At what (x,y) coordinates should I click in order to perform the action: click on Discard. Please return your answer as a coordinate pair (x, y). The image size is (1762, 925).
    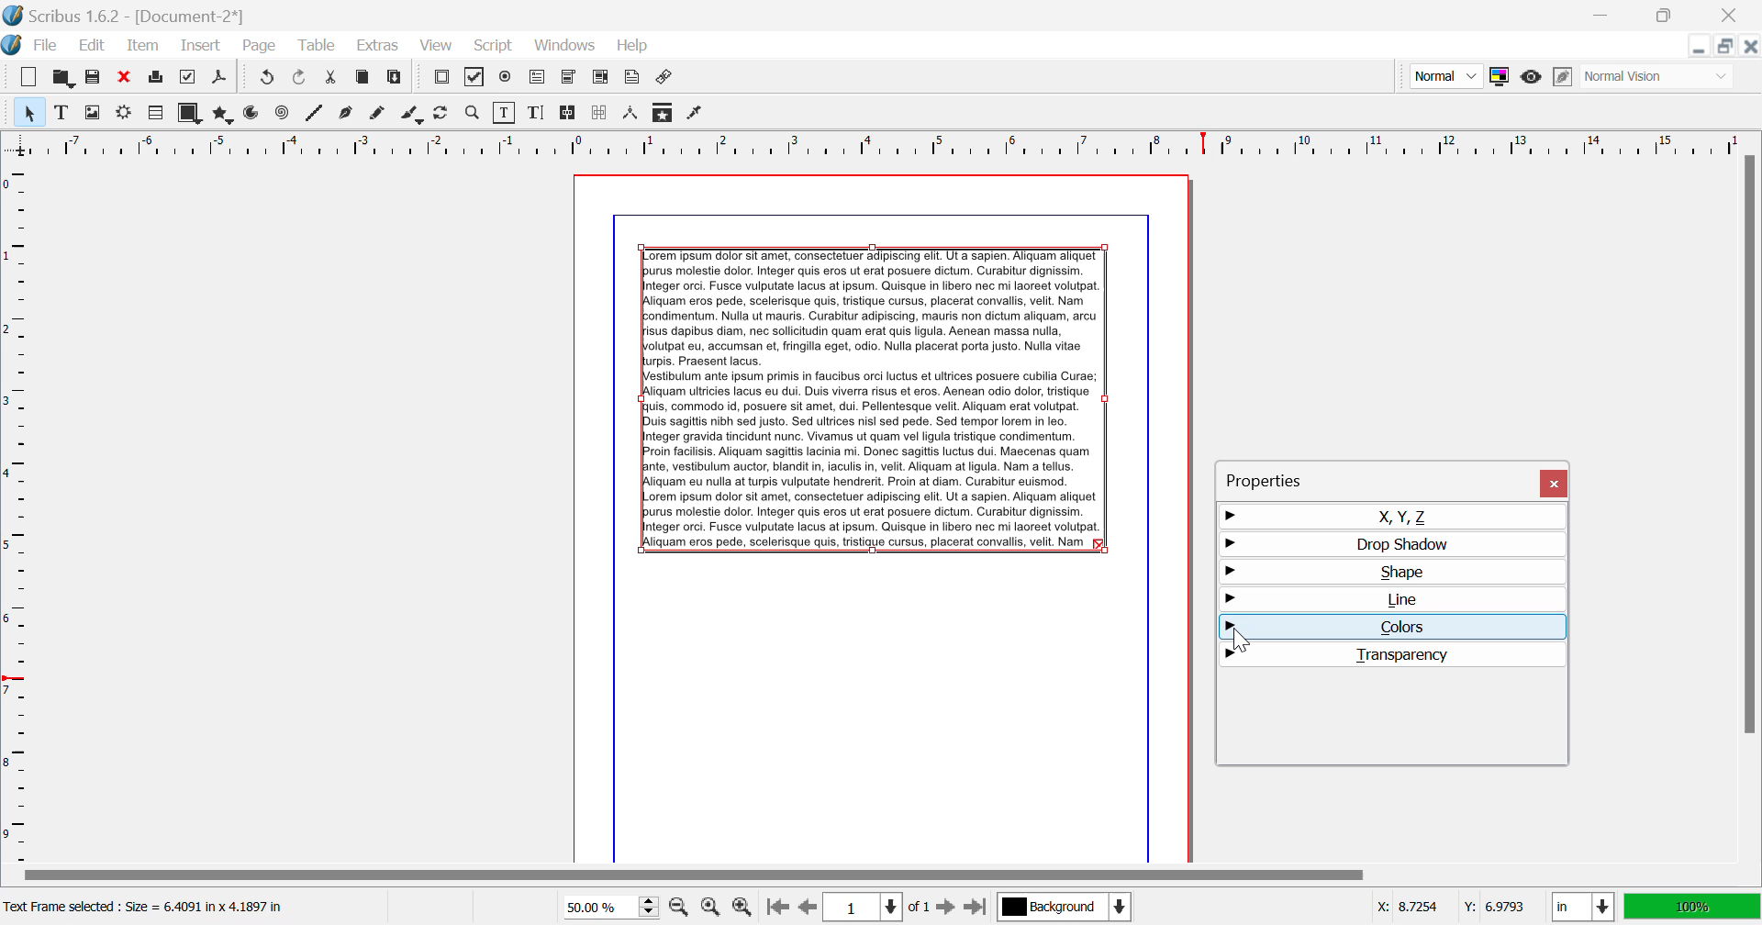
    Looking at the image, I should click on (125, 77).